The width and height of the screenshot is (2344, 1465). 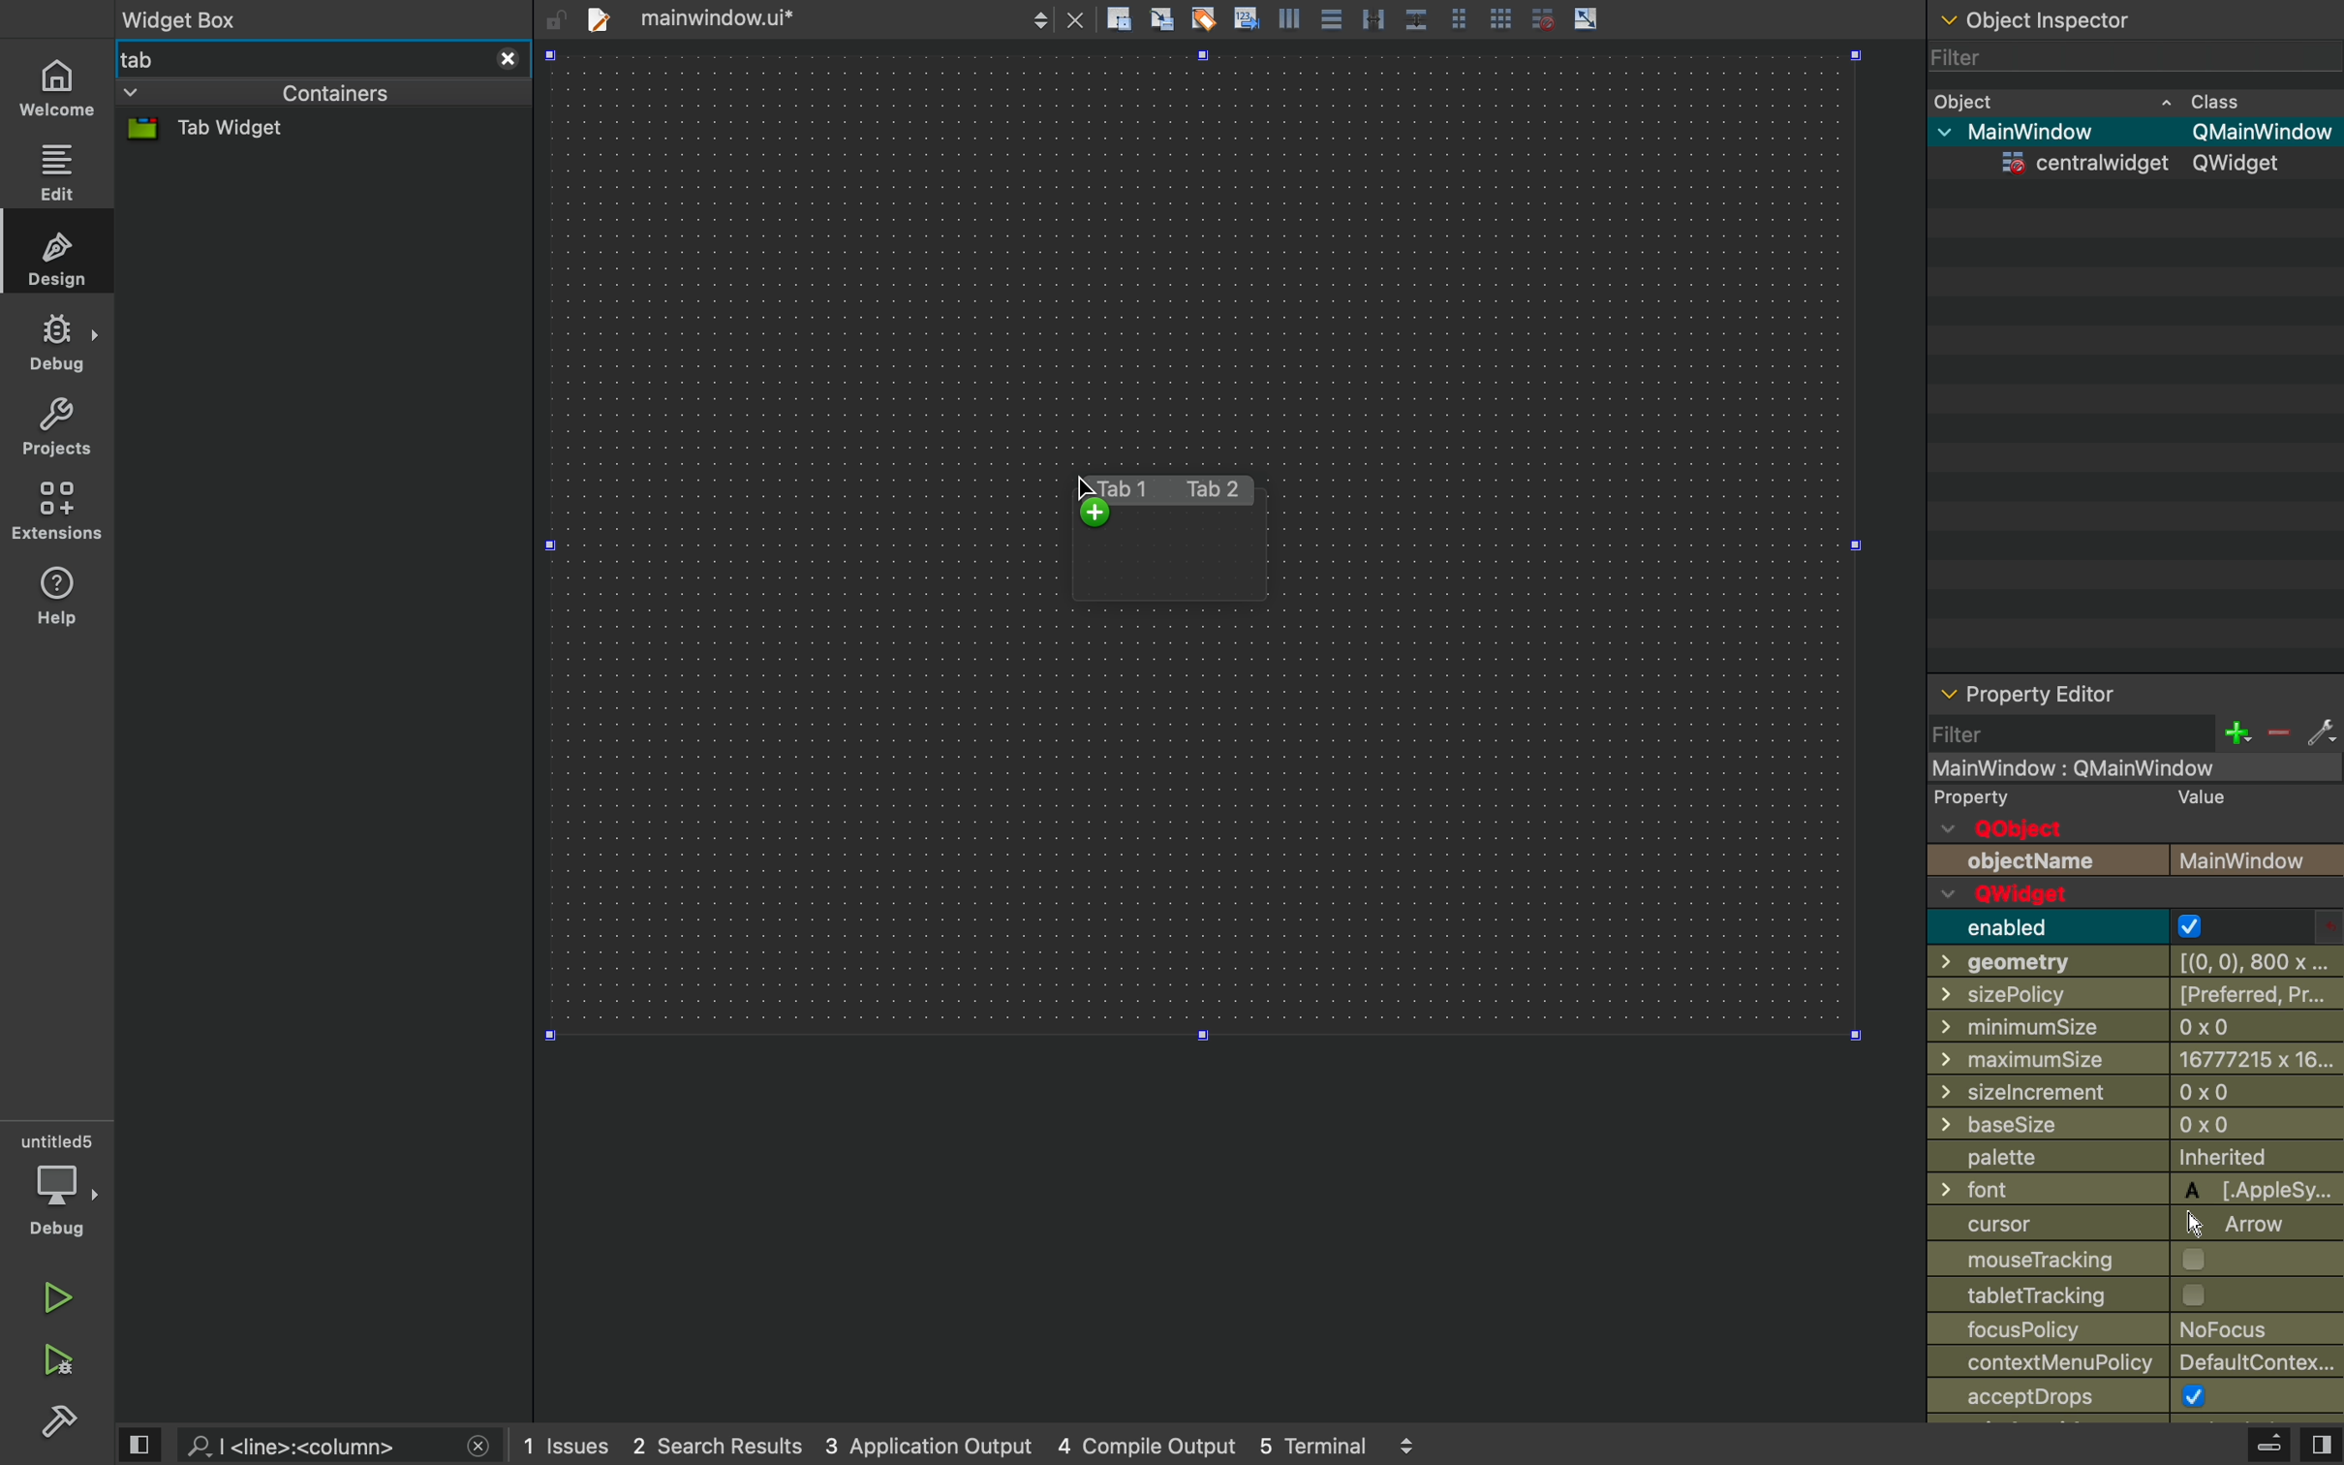 I want to click on disable grid snap, so click(x=1543, y=17).